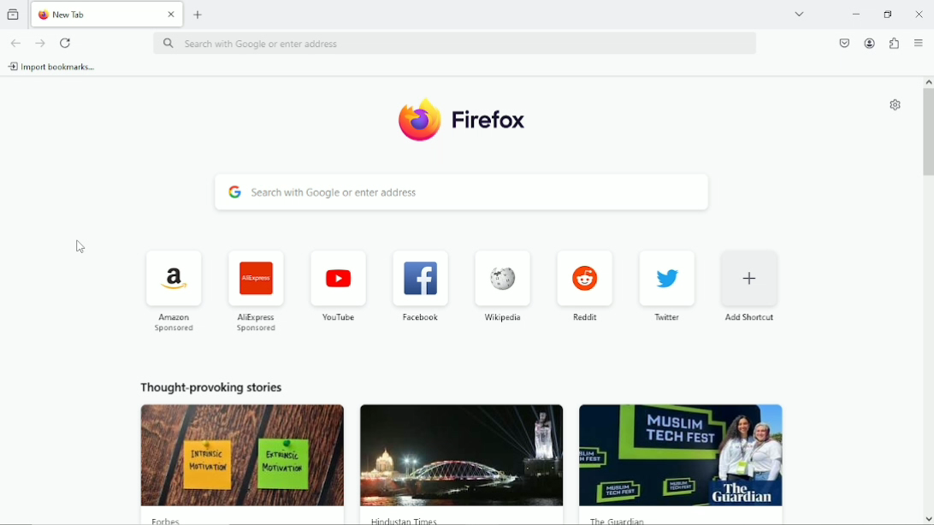 The width and height of the screenshot is (934, 525). Describe the element at coordinates (94, 13) in the screenshot. I see `New Tab` at that location.